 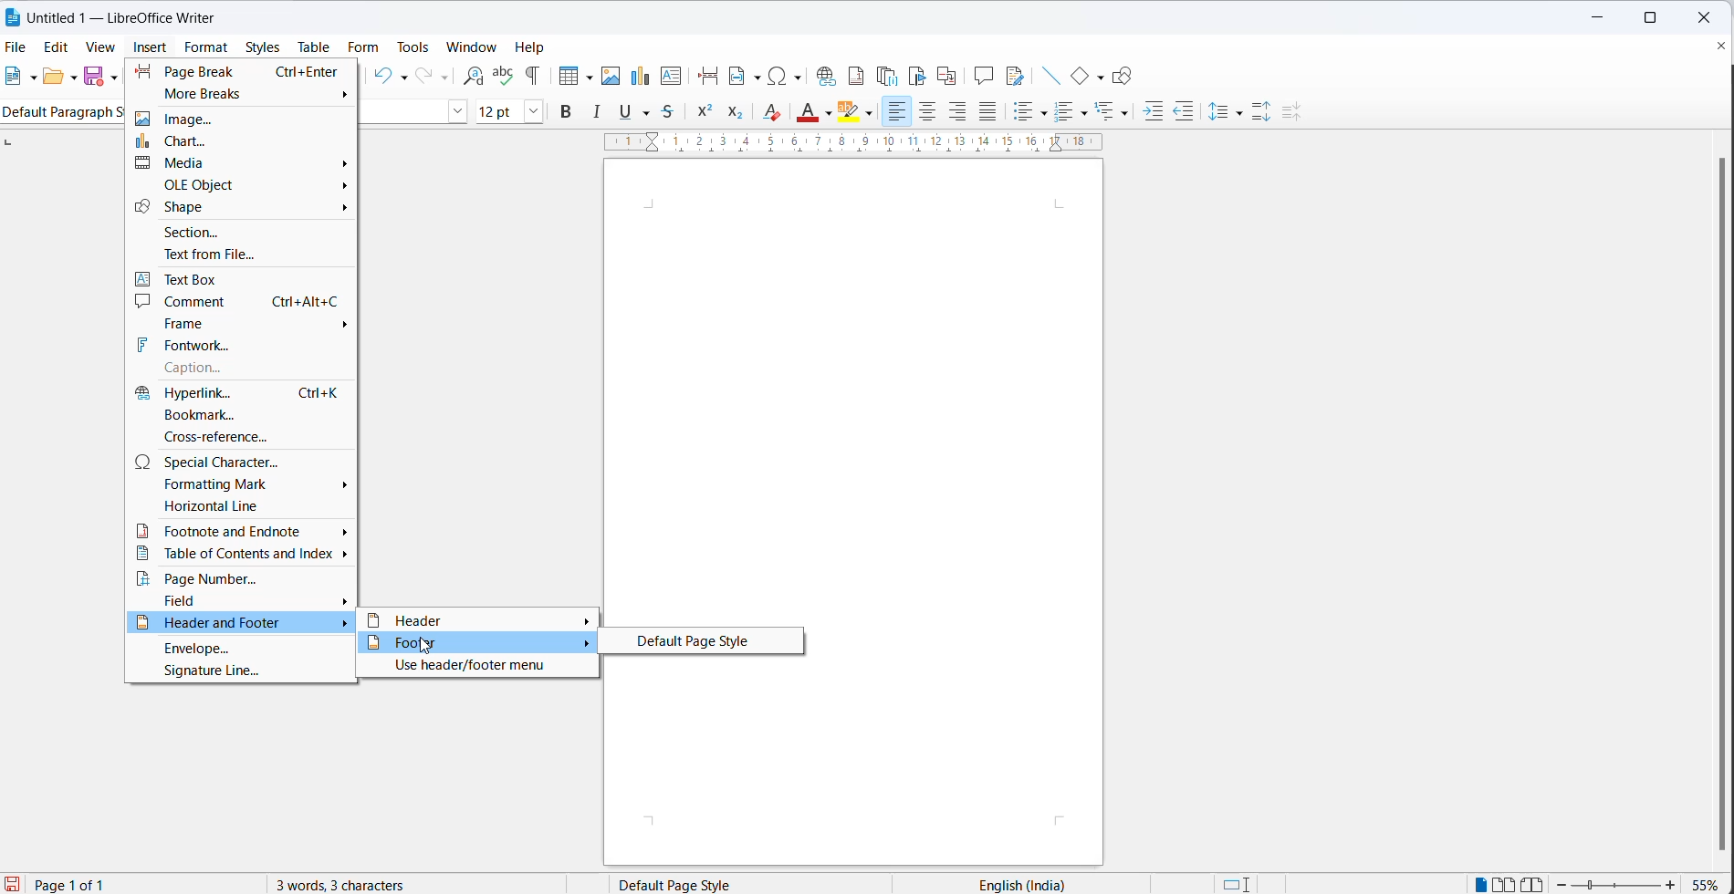 I want to click on italic, so click(x=598, y=113).